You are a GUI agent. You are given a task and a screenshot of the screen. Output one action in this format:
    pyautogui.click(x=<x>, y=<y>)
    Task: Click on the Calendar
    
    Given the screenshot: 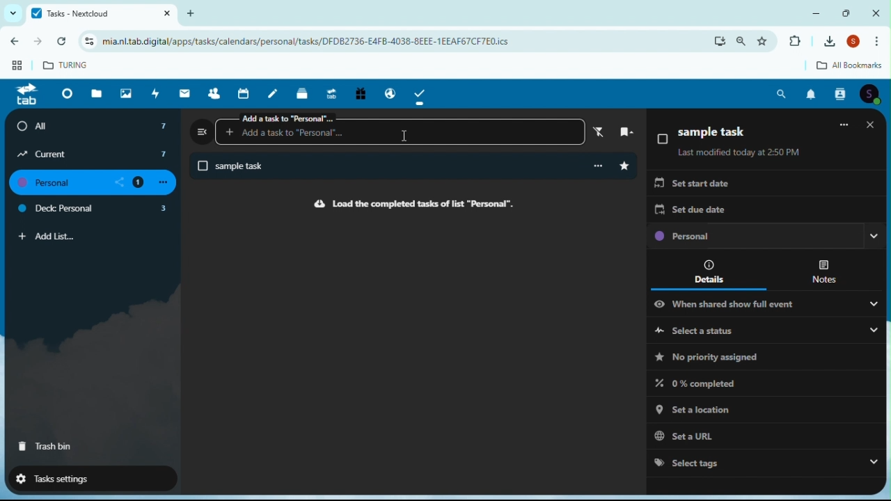 What is the action you would take?
    pyautogui.click(x=246, y=93)
    